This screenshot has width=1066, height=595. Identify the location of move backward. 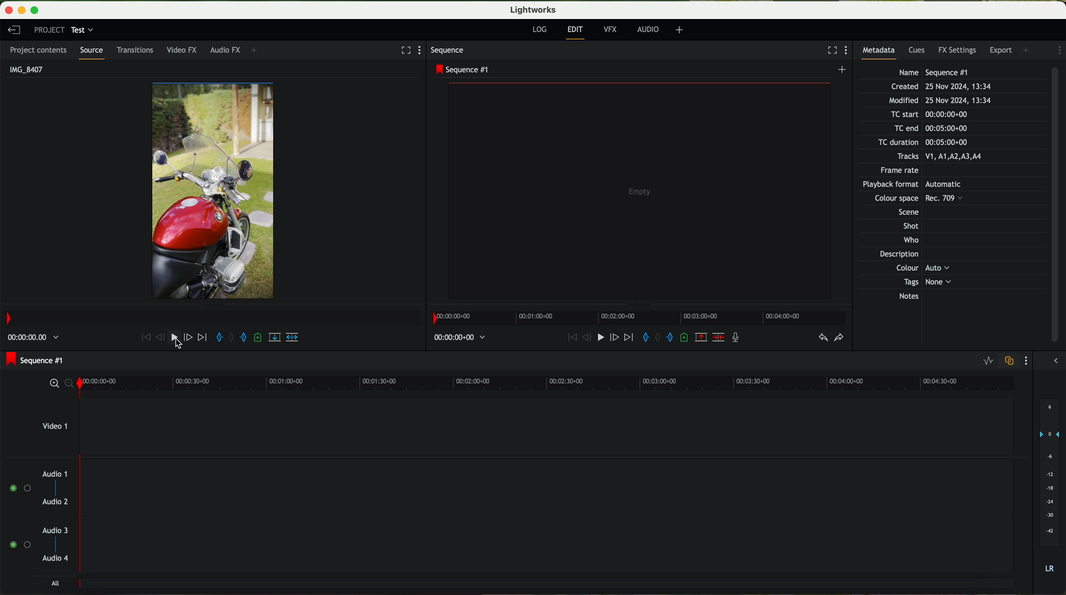
(567, 338).